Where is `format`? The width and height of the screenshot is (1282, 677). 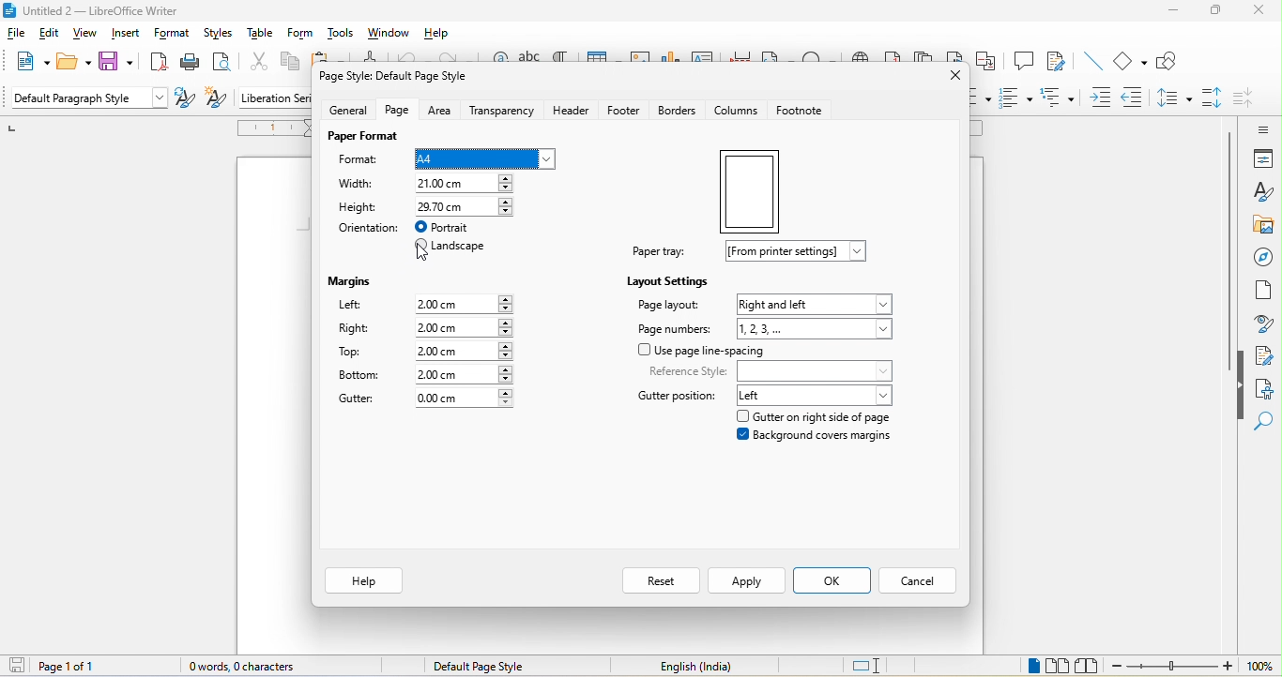 format is located at coordinates (171, 35).